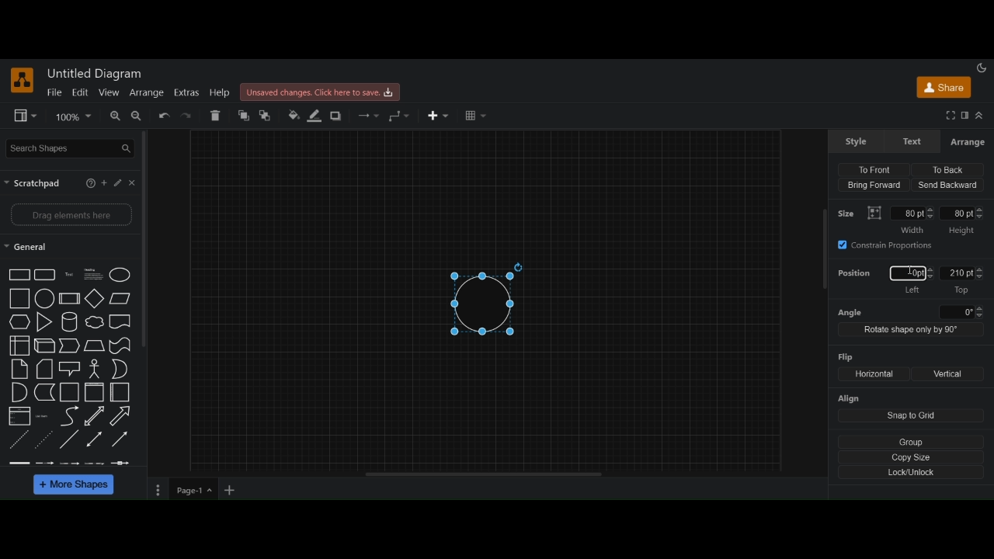 This screenshot has width=994, height=559. Describe the element at coordinates (71, 323) in the screenshot. I see `Cylinder` at that location.